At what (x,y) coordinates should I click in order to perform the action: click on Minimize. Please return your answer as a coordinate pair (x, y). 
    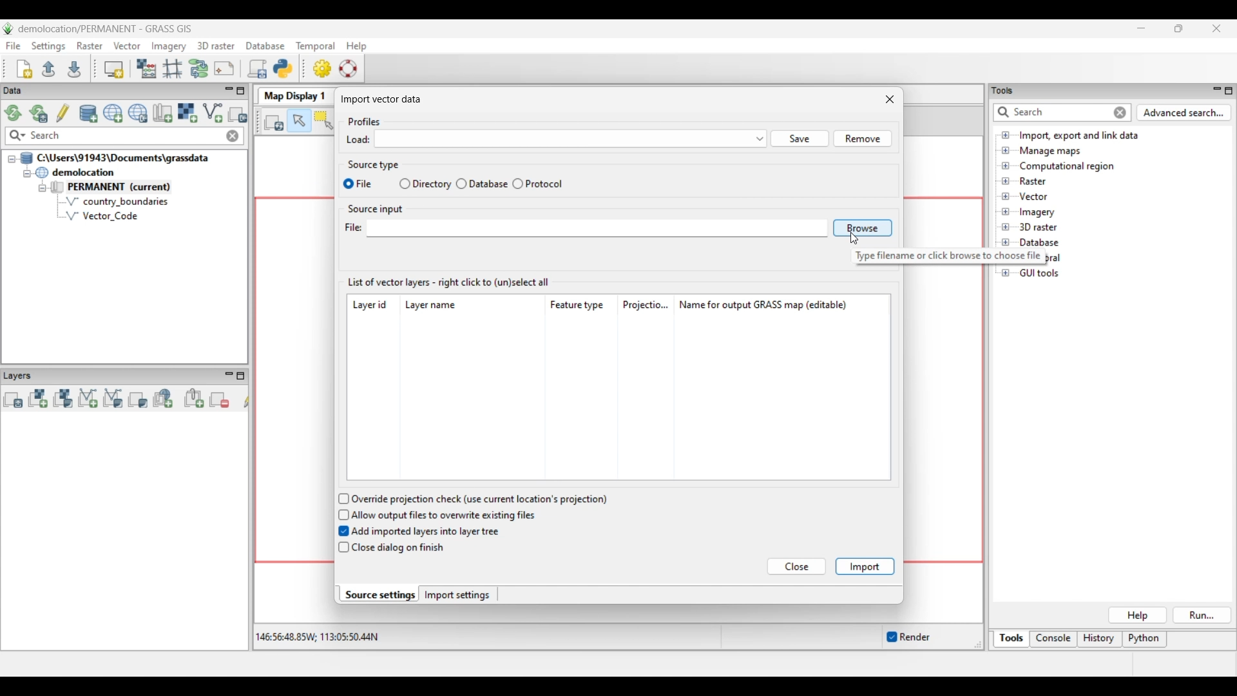
    Looking at the image, I should click on (1141, 28).